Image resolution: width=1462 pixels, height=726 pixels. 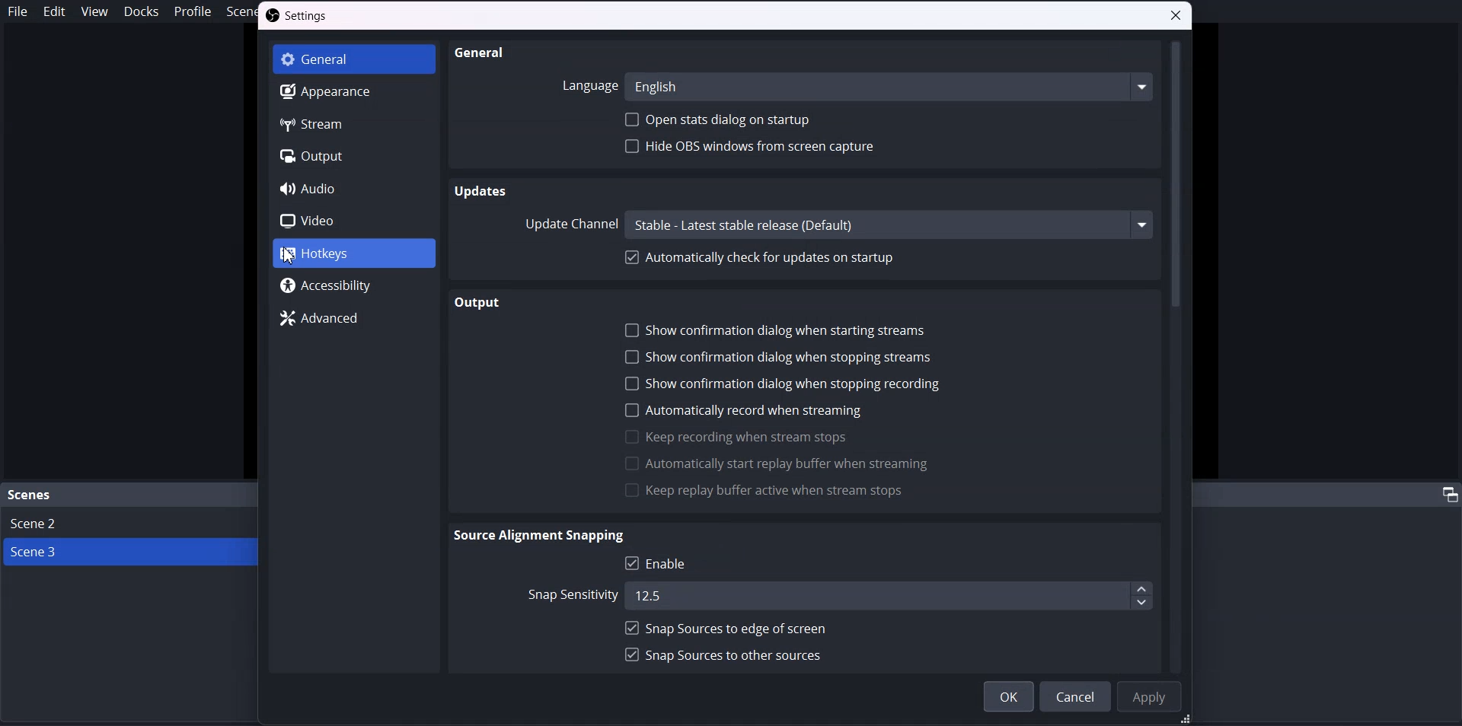 I want to click on Language, so click(x=853, y=86).